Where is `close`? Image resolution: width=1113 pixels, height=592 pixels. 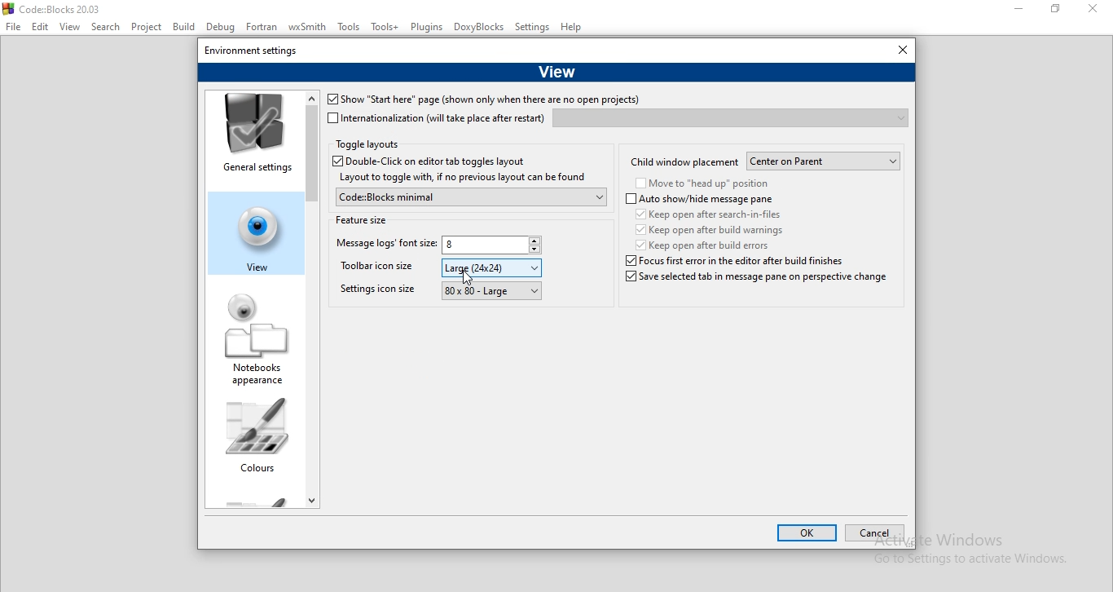 close is located at coordinates (899, 51).